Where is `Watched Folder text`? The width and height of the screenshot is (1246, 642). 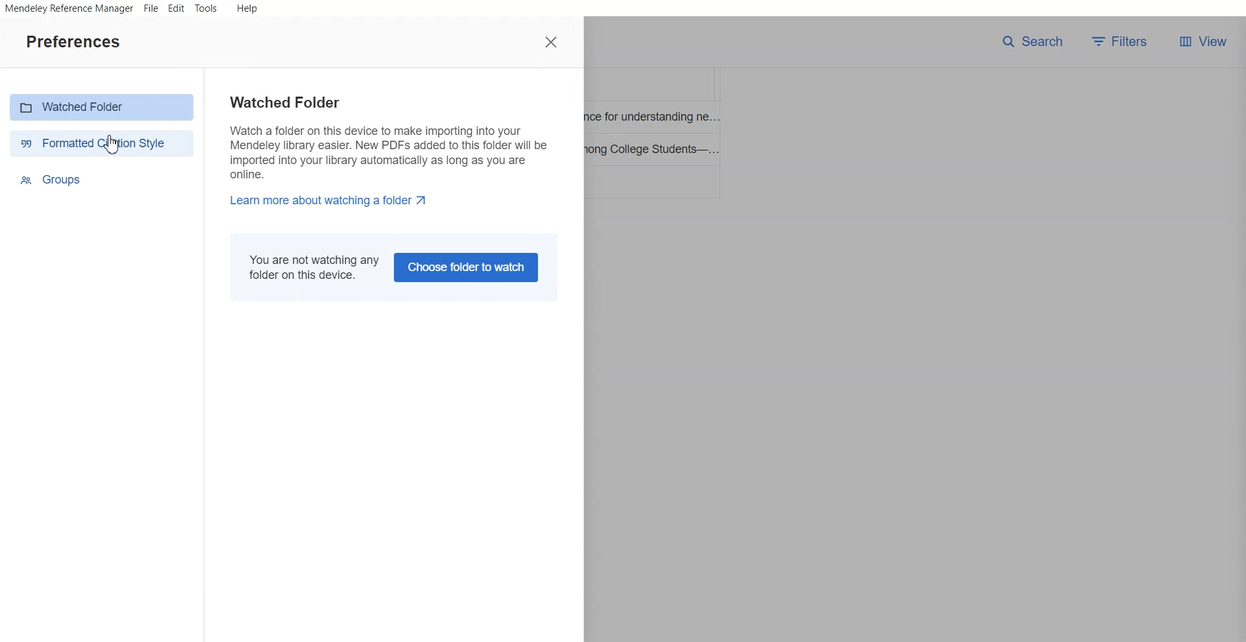
Watched Folder text is located at coordinates (386, 151).